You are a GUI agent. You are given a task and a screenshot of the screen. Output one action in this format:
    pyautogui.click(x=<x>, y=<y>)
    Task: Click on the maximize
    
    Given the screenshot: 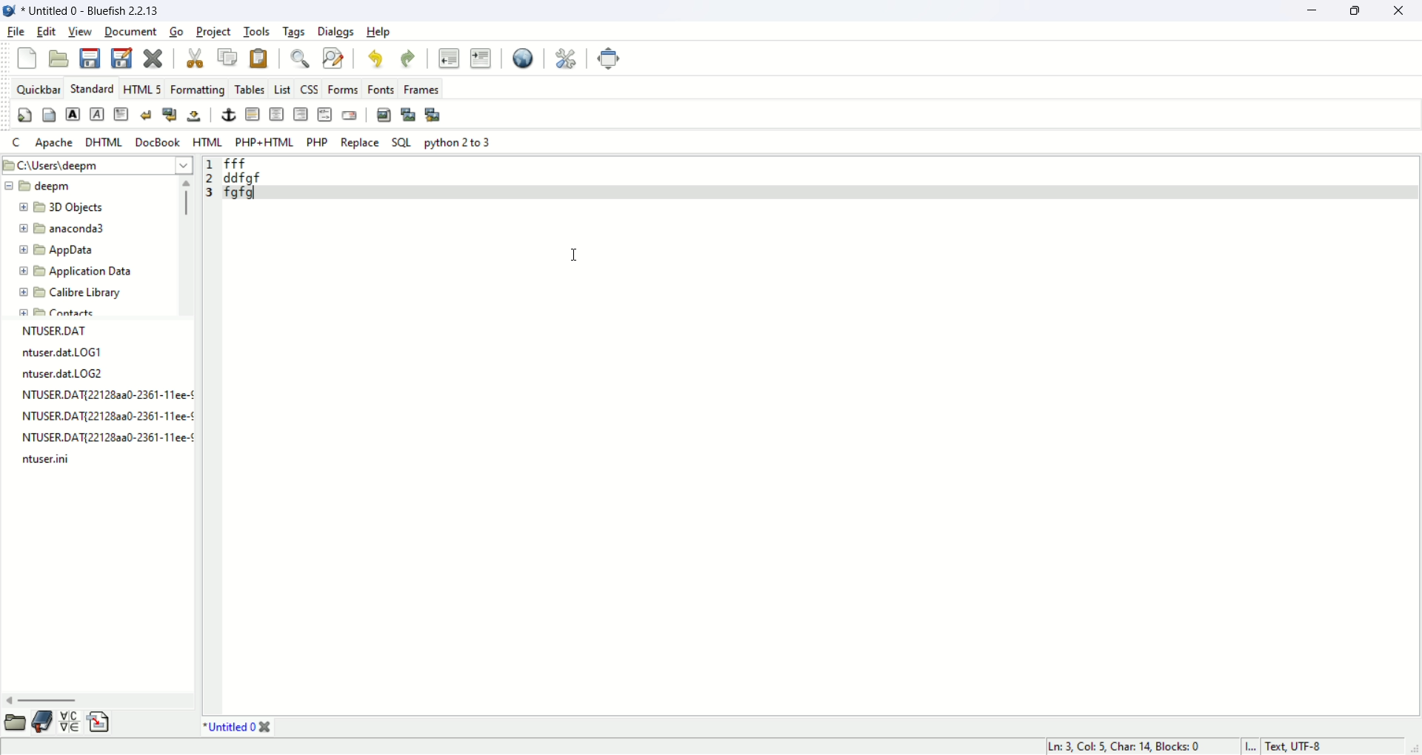 What is the action you would take?
    pyautogui.click(x=1357, y=12)
    